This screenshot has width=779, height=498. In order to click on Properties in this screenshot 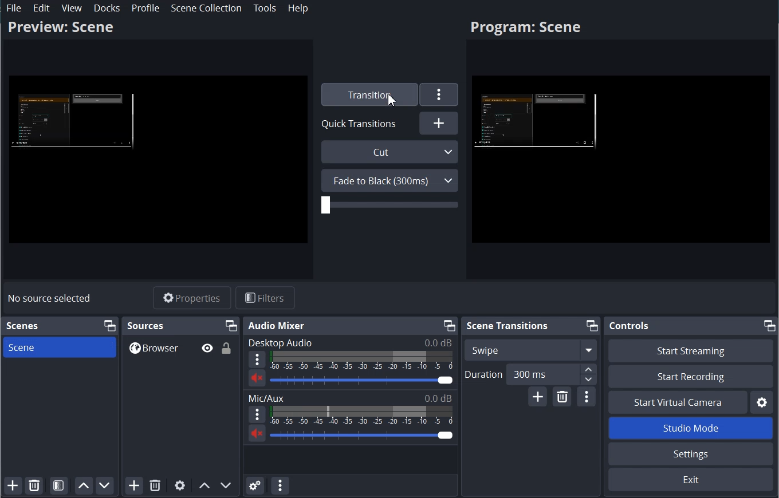, I will do `click(192, 298)`.